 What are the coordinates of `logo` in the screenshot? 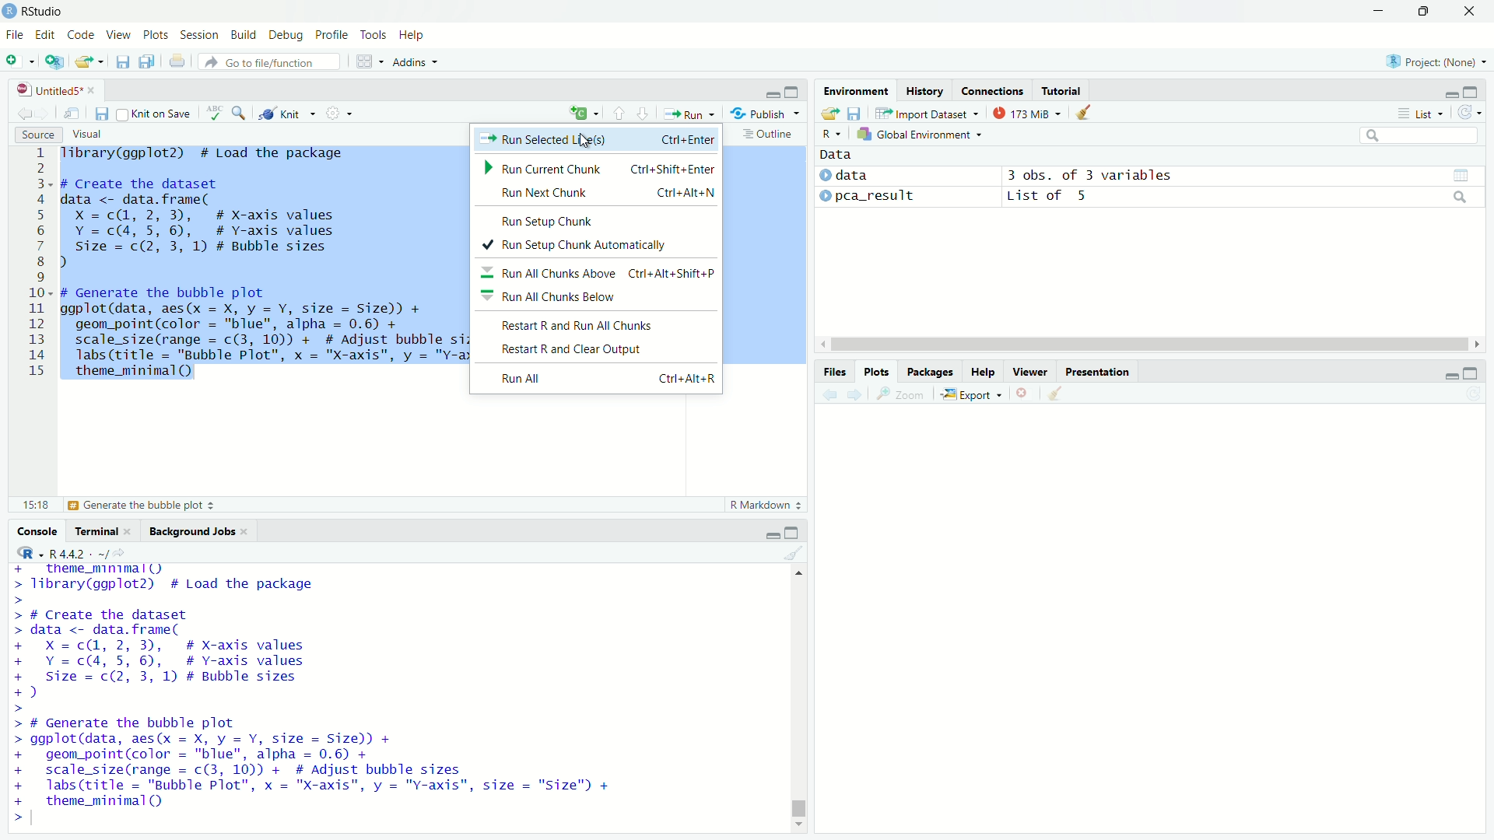 It's located at (10, 12).